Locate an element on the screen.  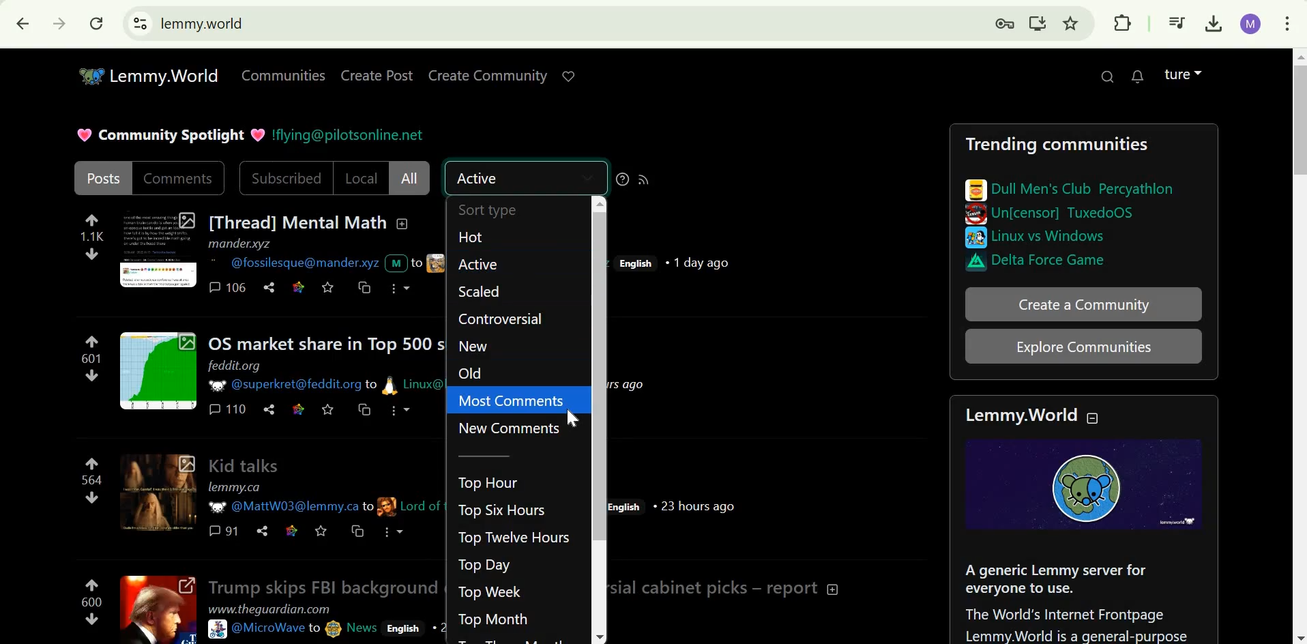
@MattW03@lemmy.ca to is located at coordinates (298, 507).